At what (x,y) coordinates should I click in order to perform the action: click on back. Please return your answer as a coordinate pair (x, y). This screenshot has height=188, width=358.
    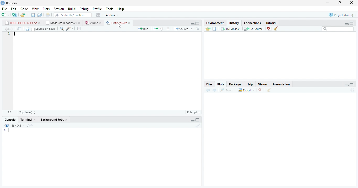
    Looking at the image, I should click on (7, 29).